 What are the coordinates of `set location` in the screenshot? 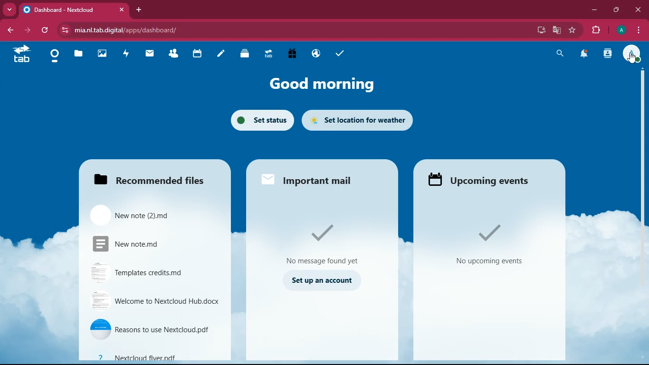 It's located at (358, 120).